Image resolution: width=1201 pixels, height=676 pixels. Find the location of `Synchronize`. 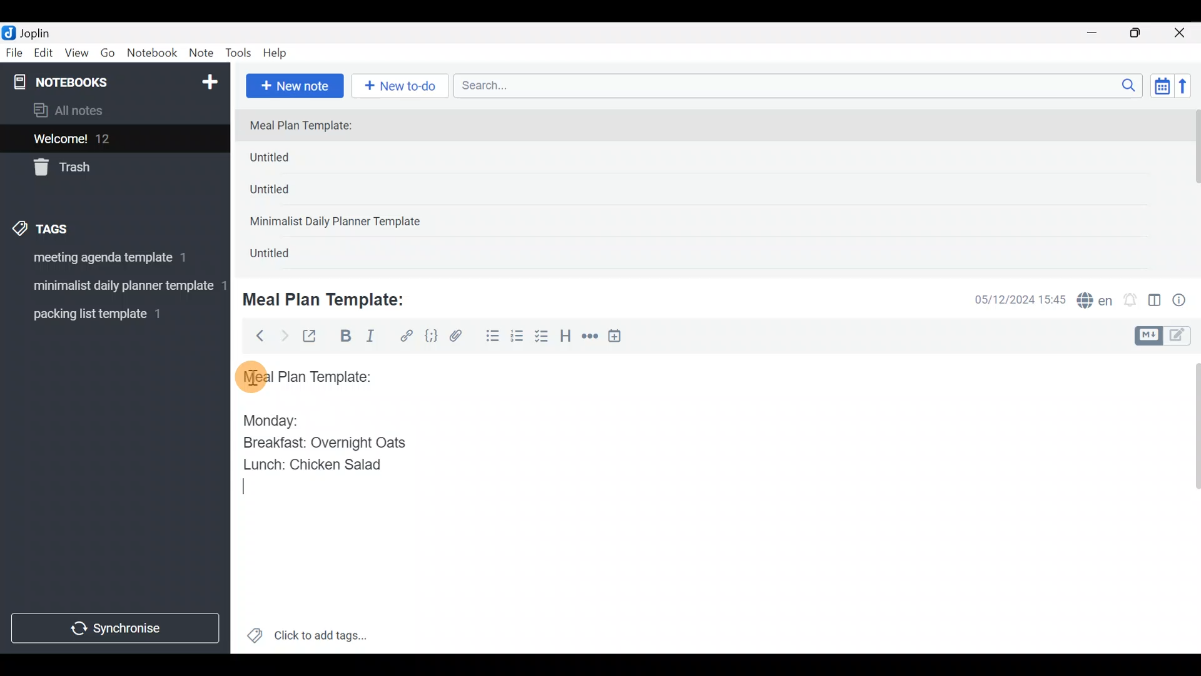

Synchronize is located at coordinates (117, 628).